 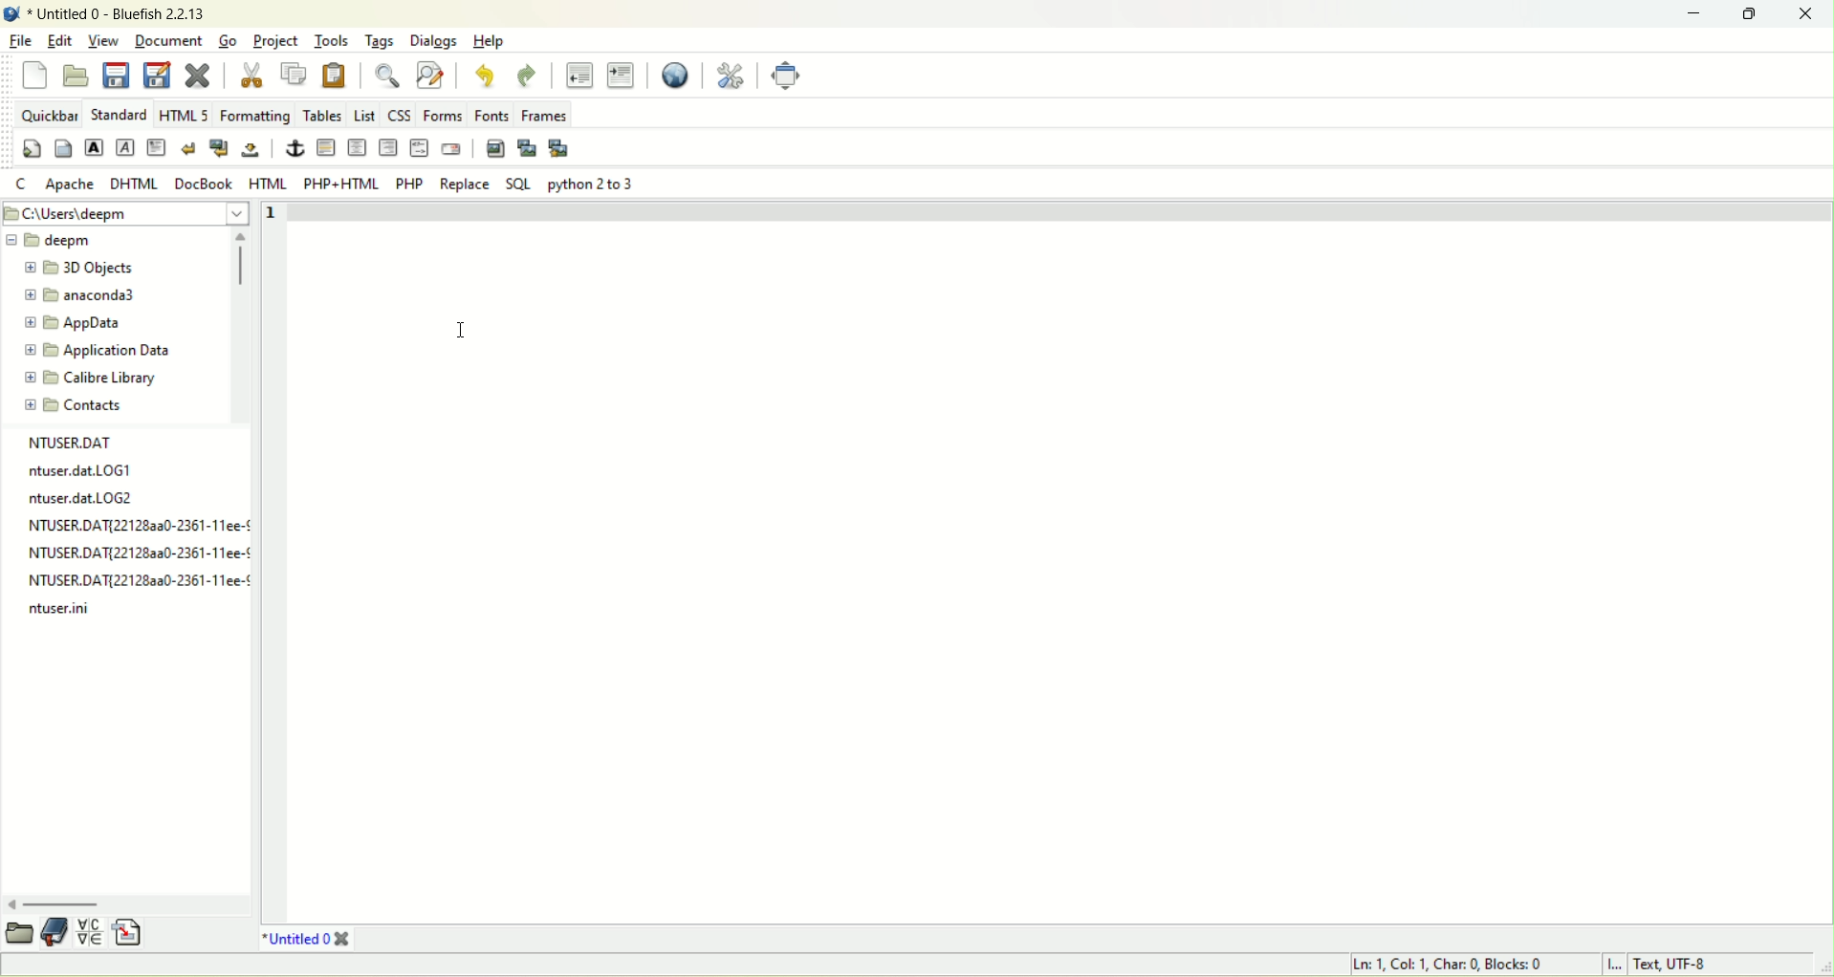 What do you see at coordinates (72, 441) in the screenshot?
I see `NTUSER.DAT` at bounding box center [72, 441].